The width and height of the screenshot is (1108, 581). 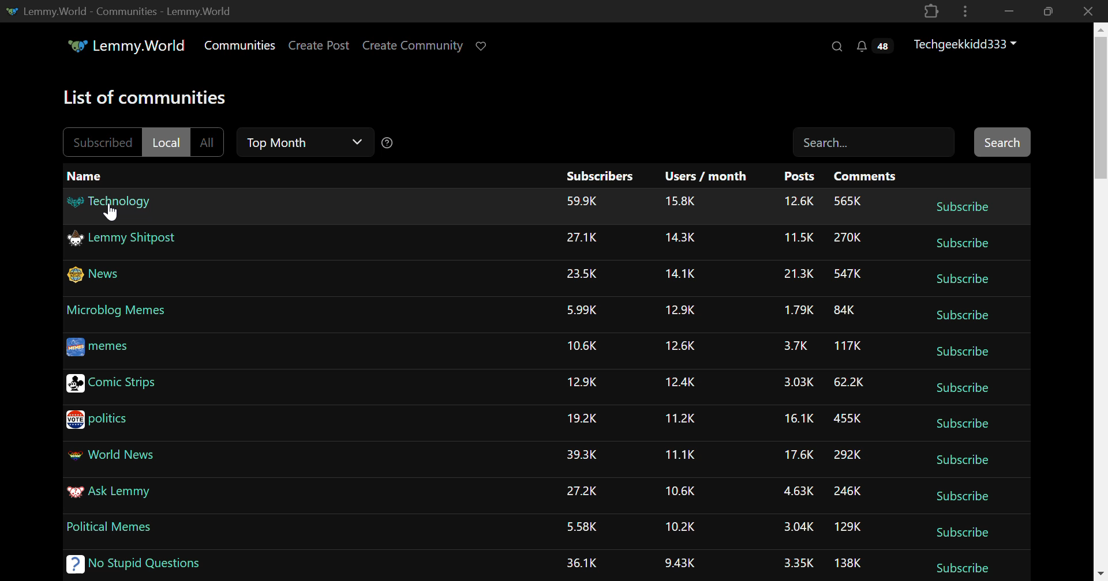 I want to click on 270K, so click(x=848, y=236).